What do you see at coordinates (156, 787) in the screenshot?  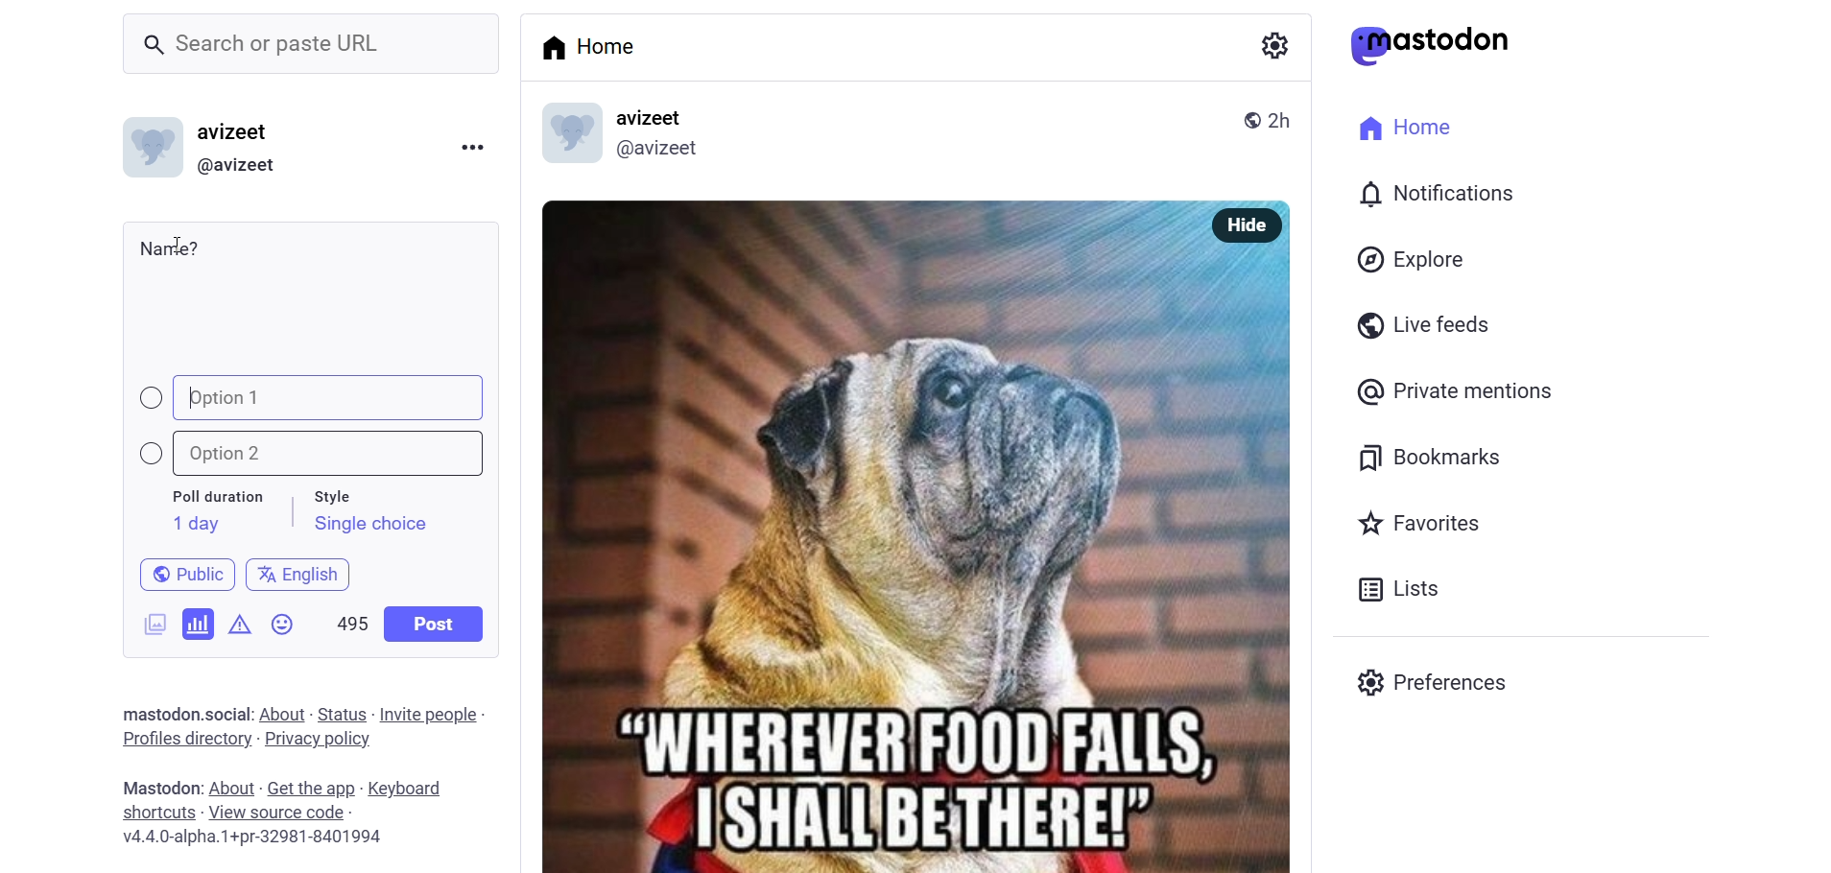 I see `mastodon` at bounding box center [156, 787].